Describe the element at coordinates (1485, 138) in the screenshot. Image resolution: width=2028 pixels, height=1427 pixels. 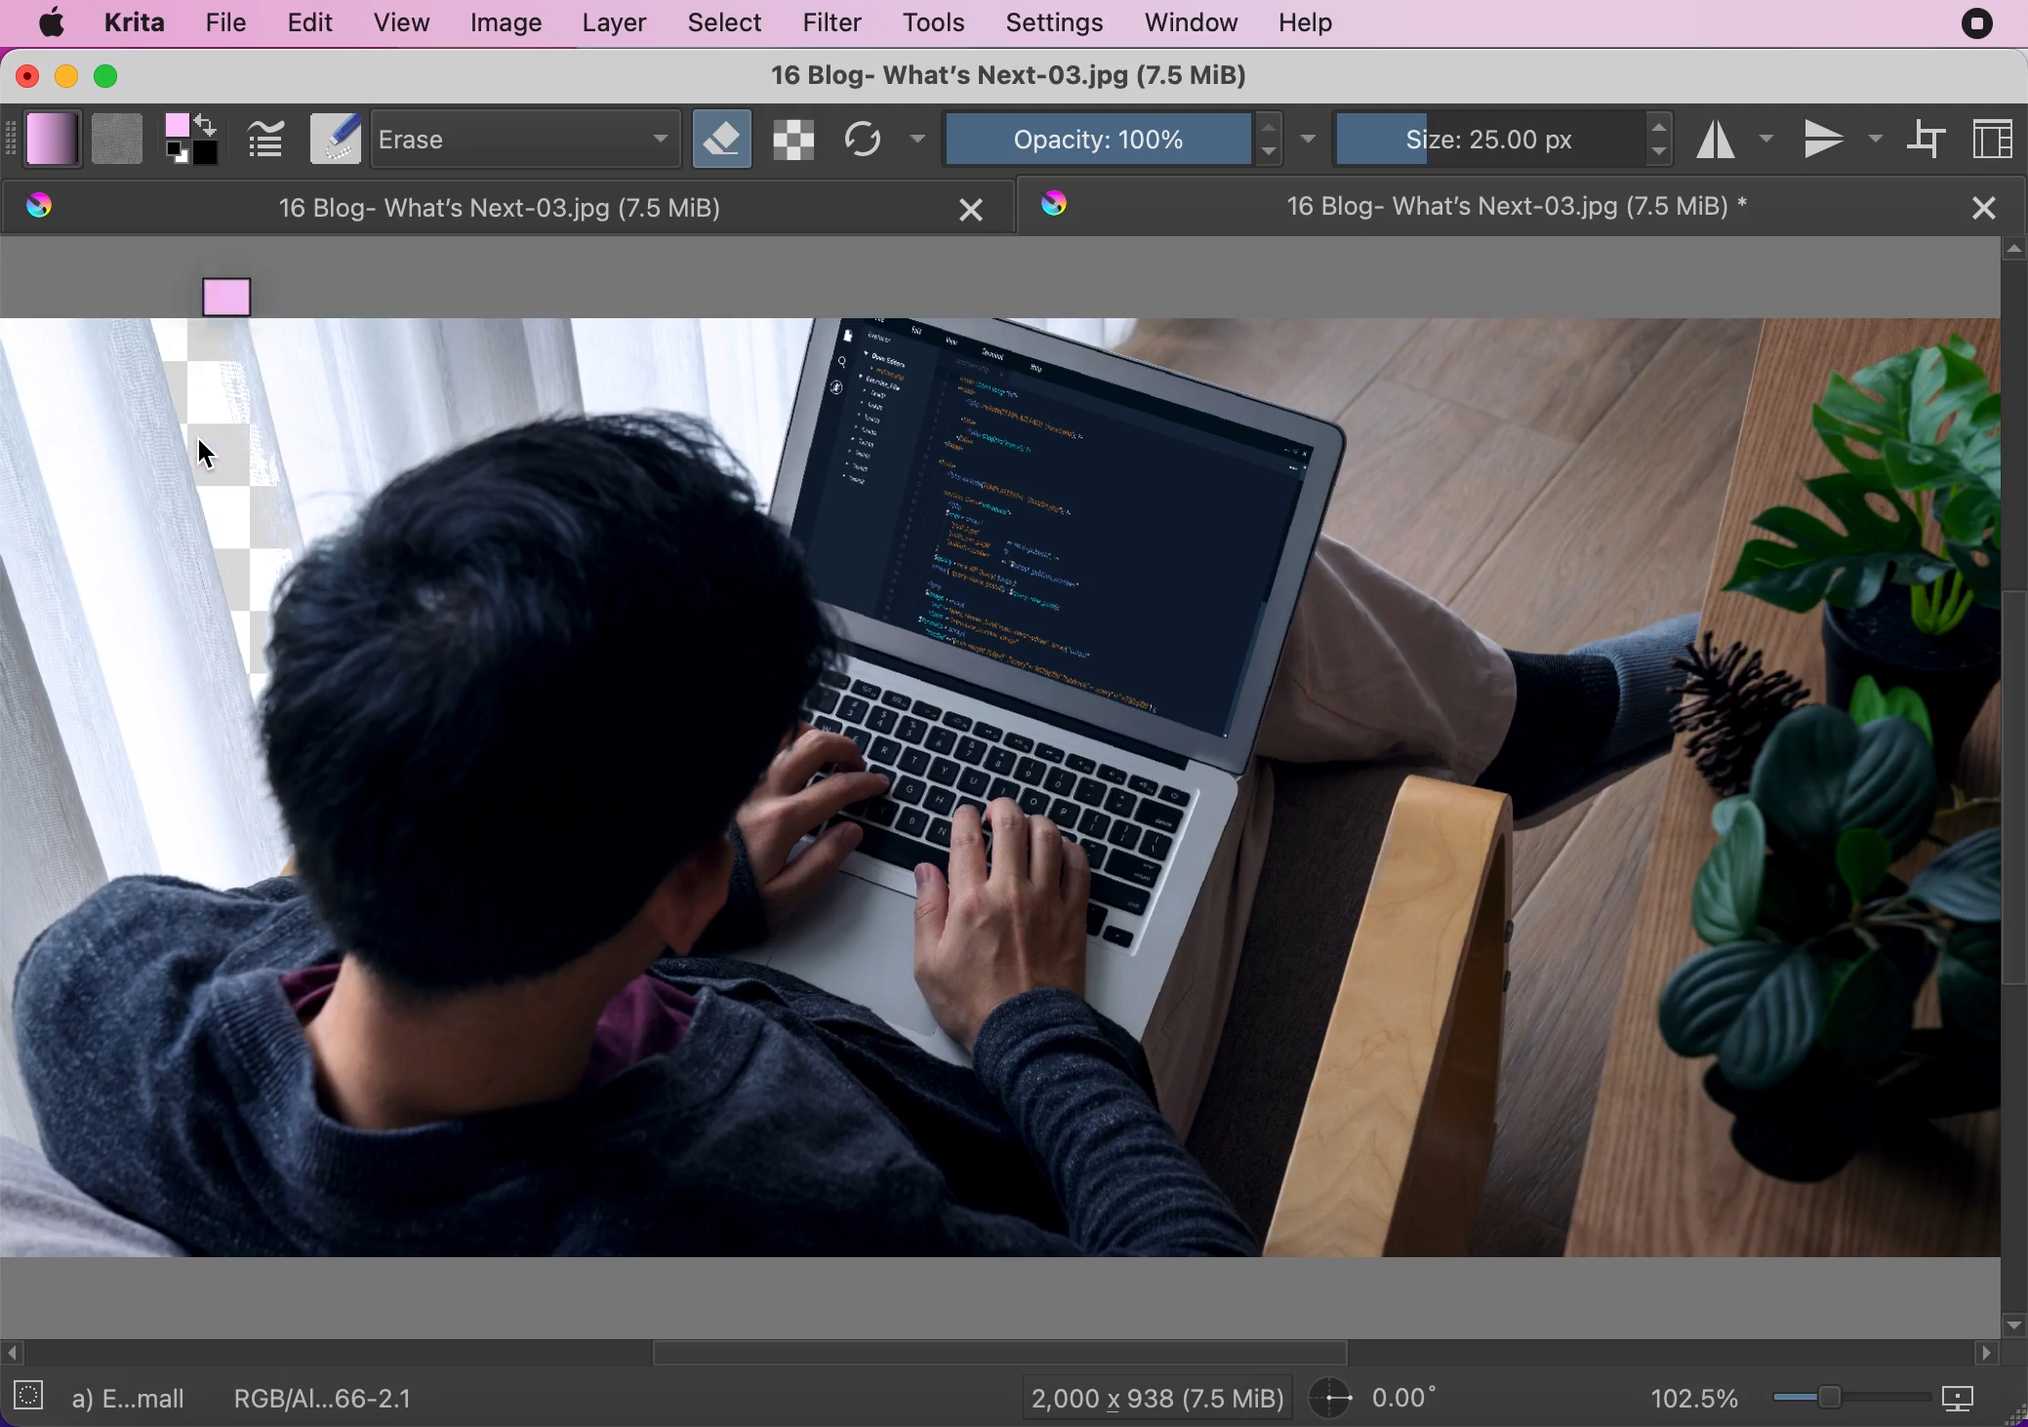
I see `size: 25.00 px` at that location.